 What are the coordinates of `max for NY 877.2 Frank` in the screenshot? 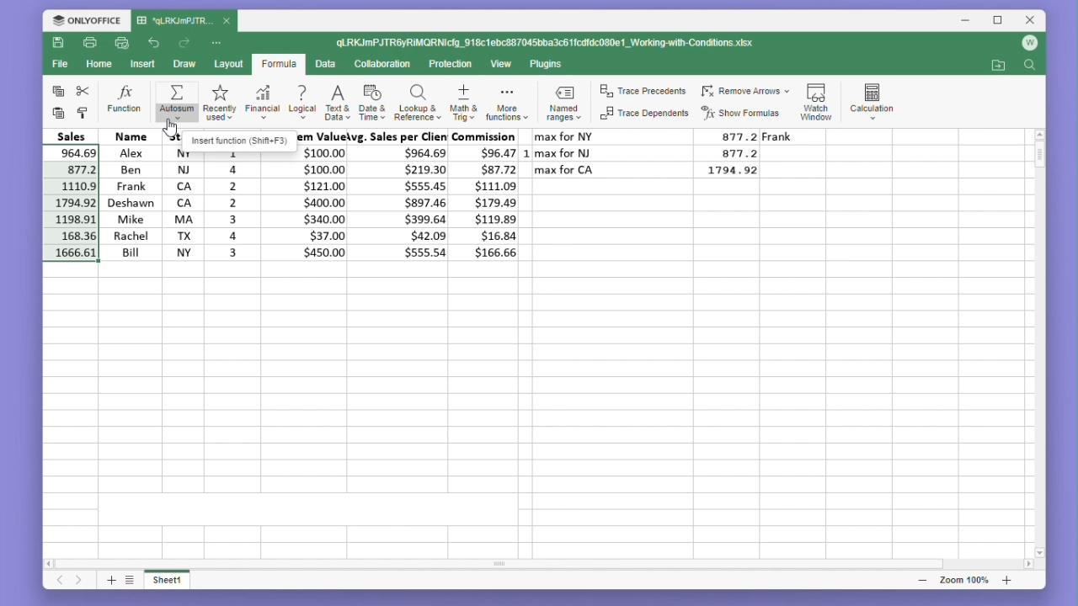 It's located at (670, 136).